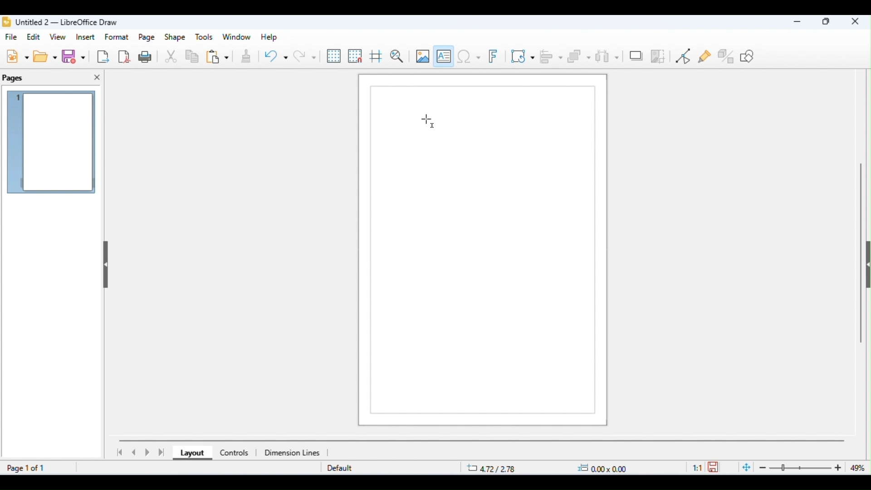  Describe the element at coordinates (35, 37) in the screenshot. I see `edit` at that location.